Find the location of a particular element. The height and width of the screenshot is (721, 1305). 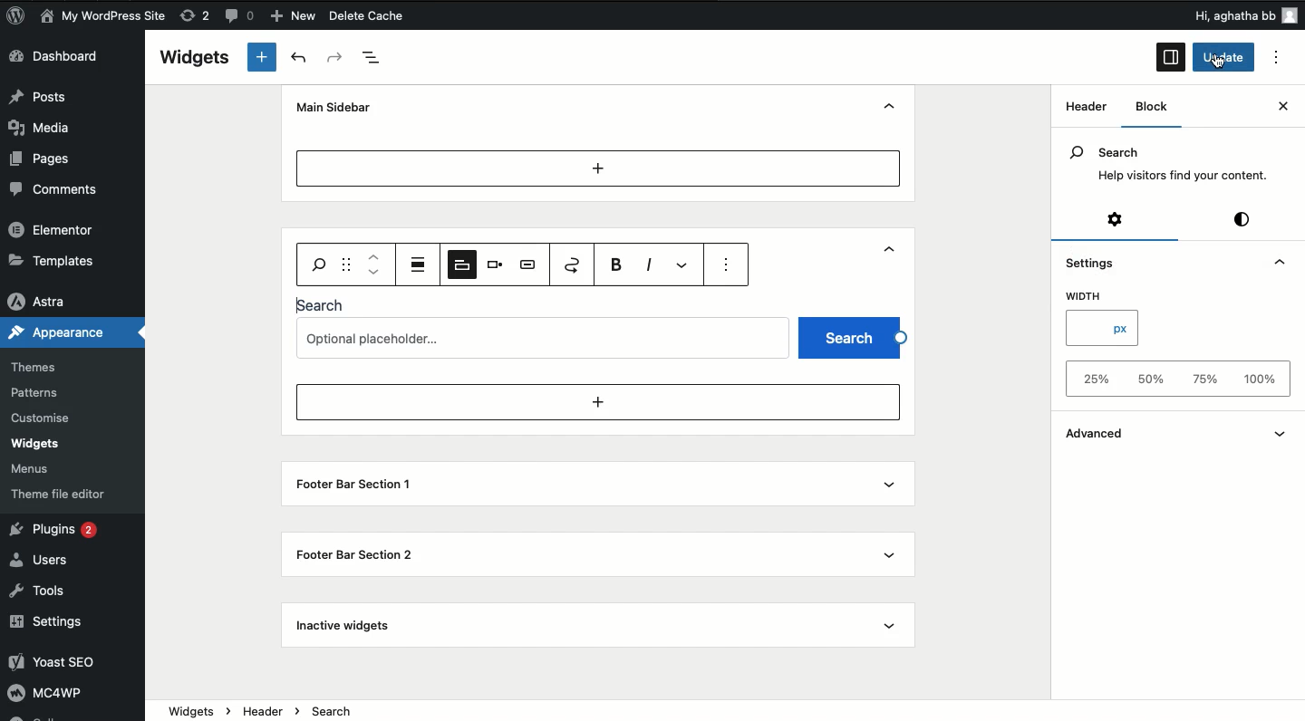

Tools is located at coordinates (45, 591).